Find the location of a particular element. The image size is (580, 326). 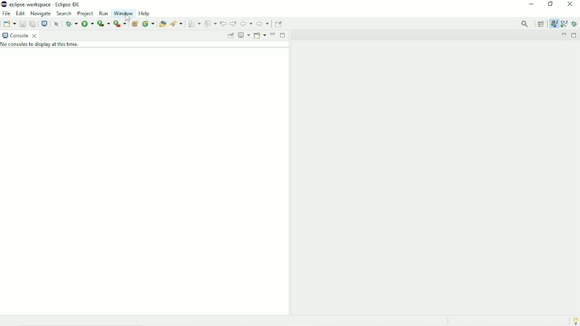

Run last tool is located at coordinates (120, 24).